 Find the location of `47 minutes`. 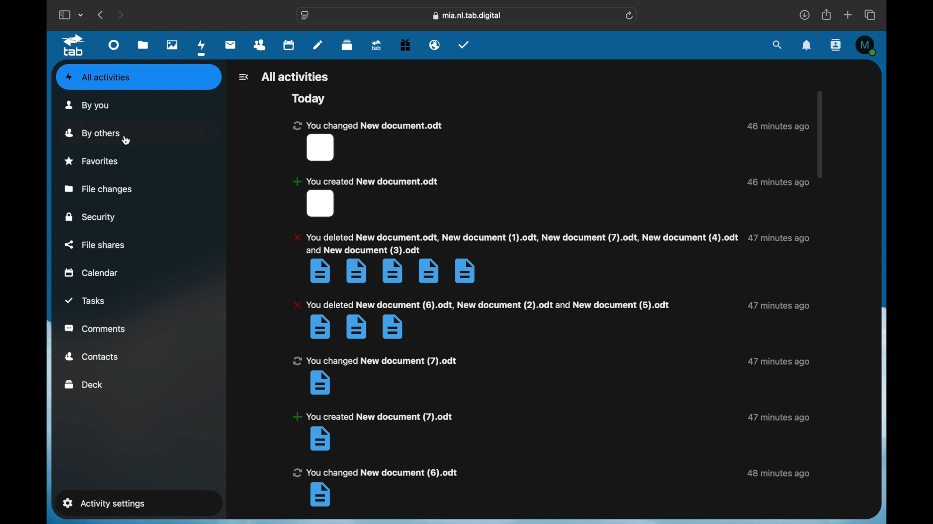

47 minutes is located at coordinates (779, 306).